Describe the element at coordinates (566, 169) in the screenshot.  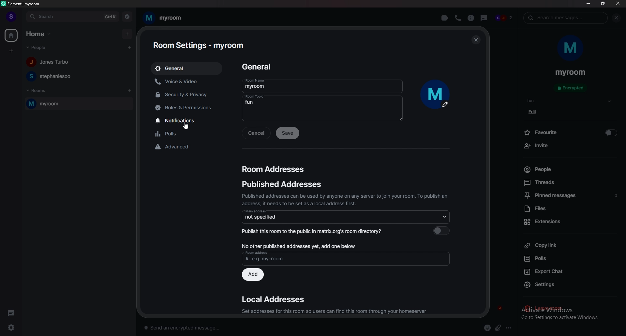
I see `people` at that location.